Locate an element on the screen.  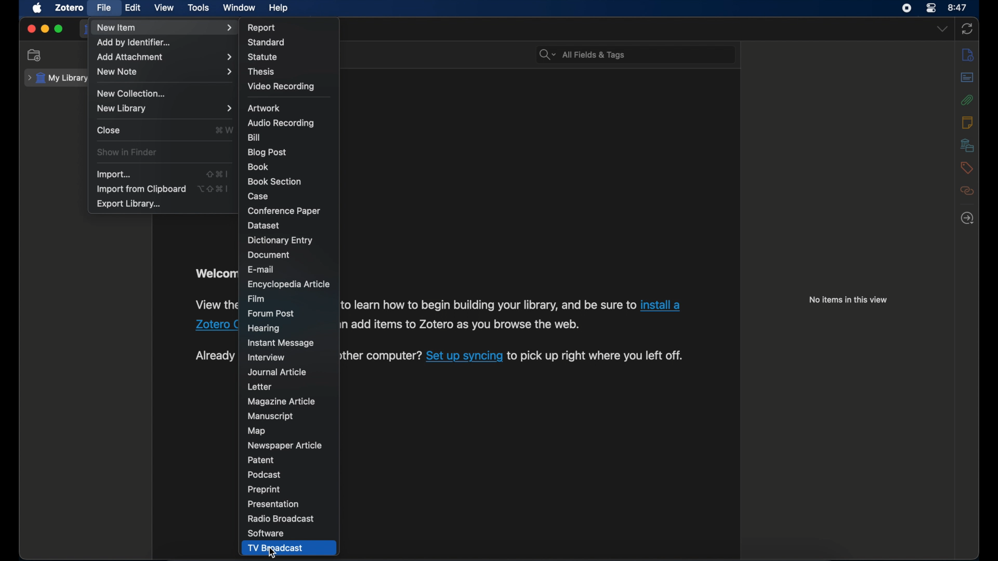
Already is located at coordinates (214, 356).